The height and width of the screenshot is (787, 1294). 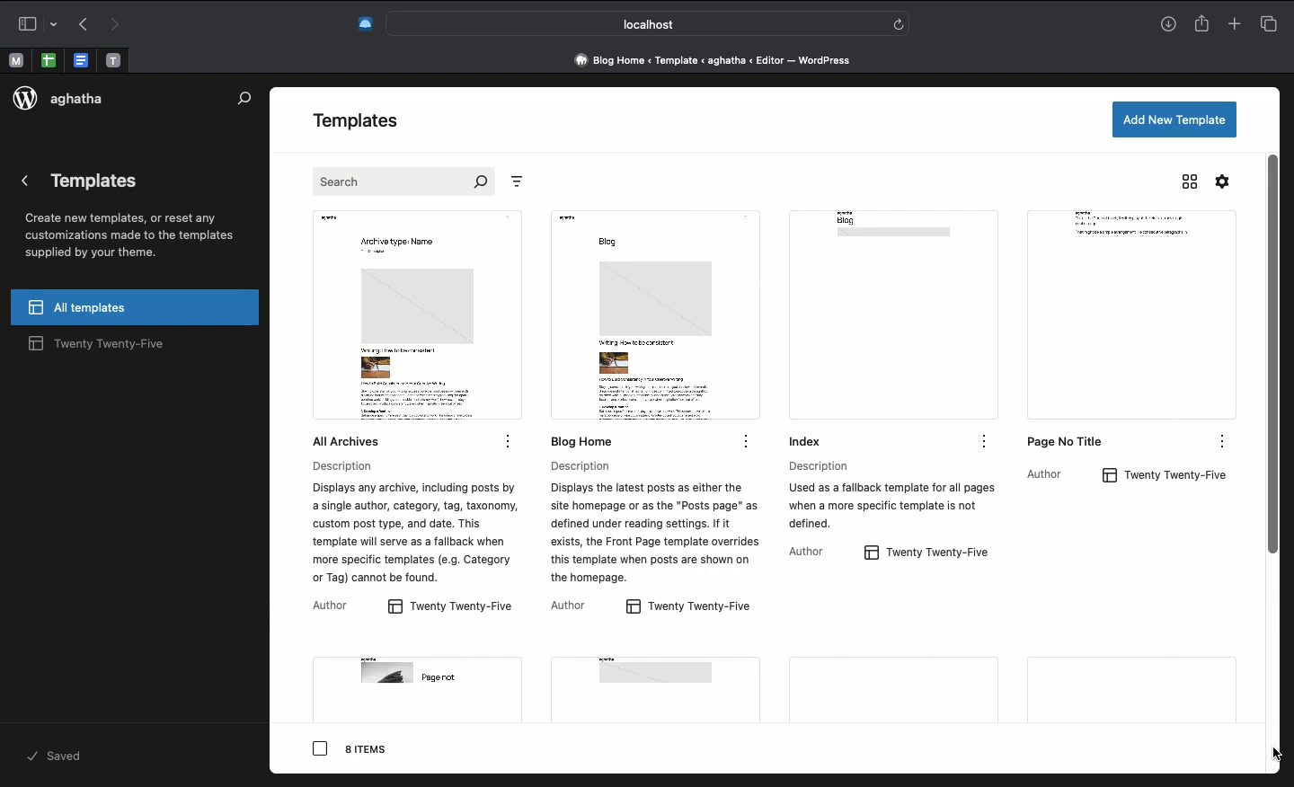 I want to click on all Archives, so click(x=409, y=332).